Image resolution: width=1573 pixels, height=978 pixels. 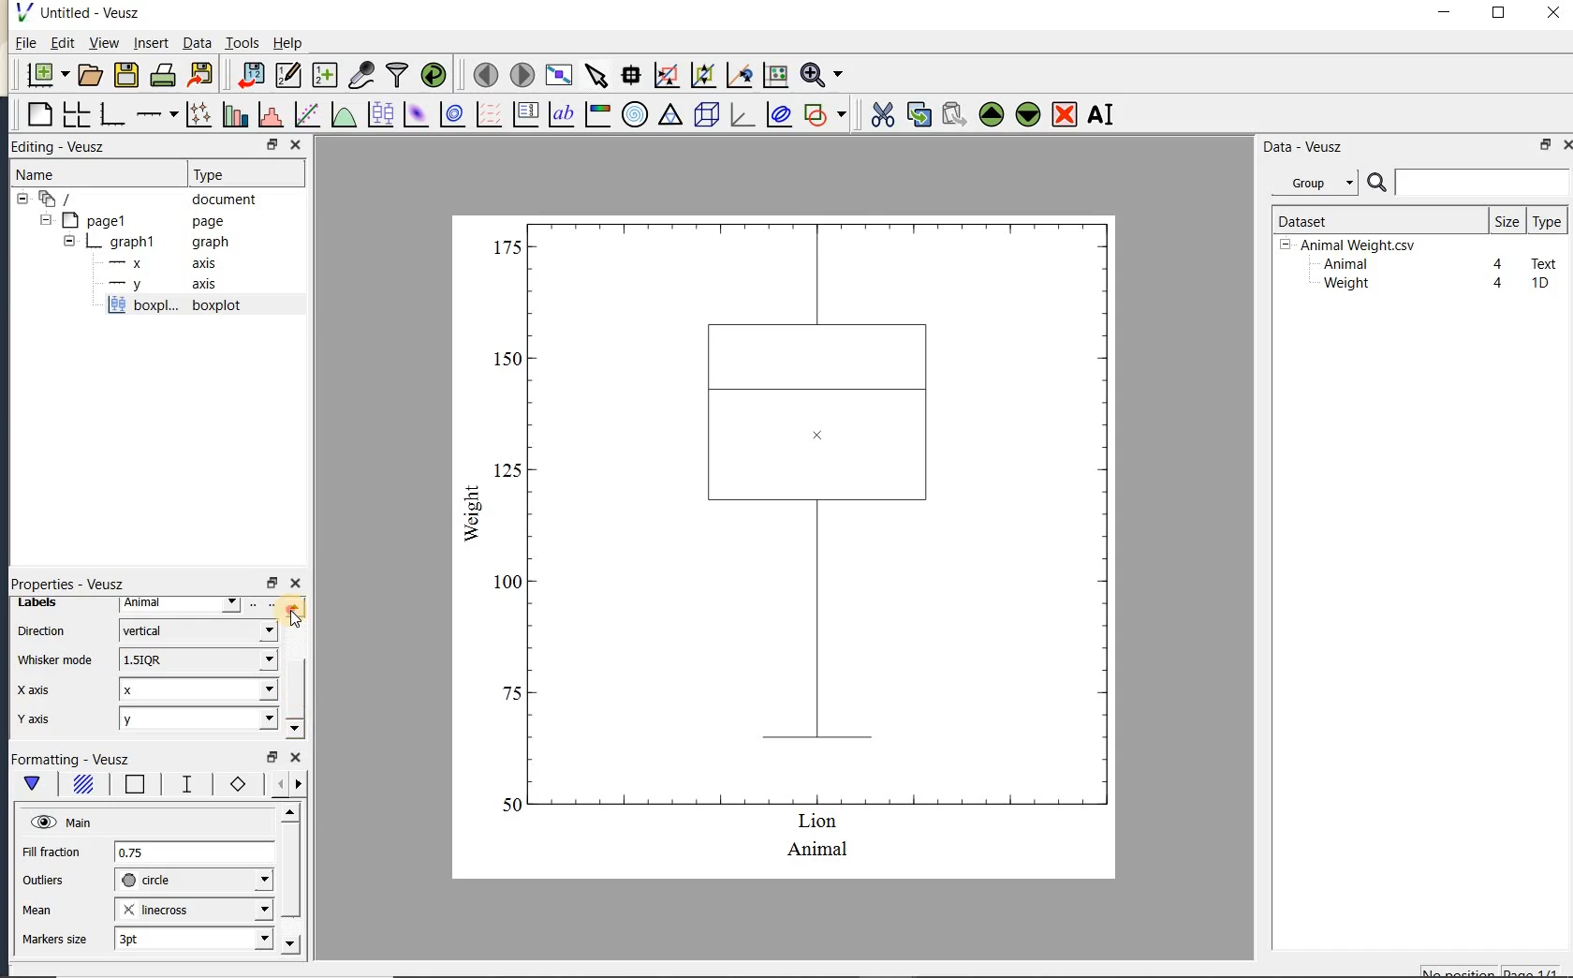 What do you see at coordinates (125, 76) in the screenshot?
I see `save the document` at bounding box center [125, 76].